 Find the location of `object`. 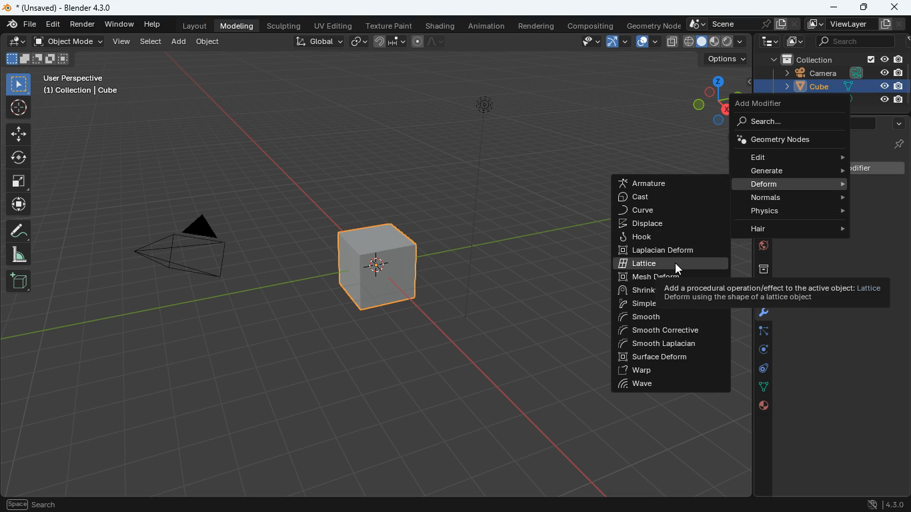

object is located at coordinates (207, 42).